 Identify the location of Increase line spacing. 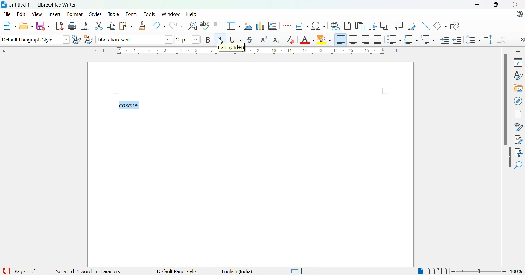
(488, 40).